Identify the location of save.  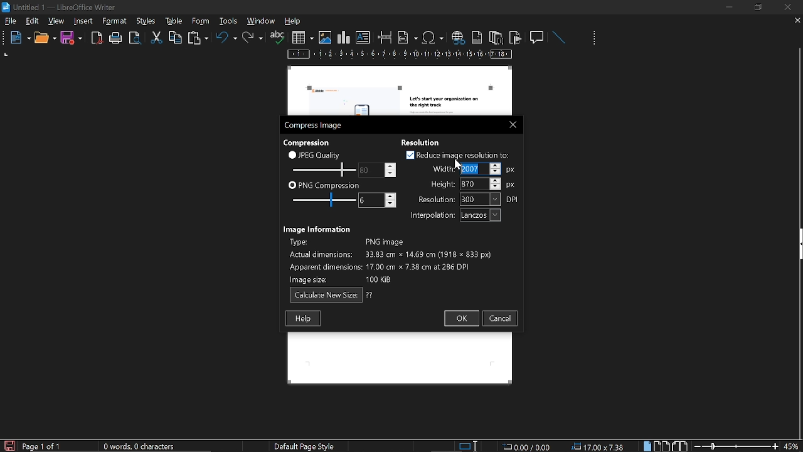
(72, 38).